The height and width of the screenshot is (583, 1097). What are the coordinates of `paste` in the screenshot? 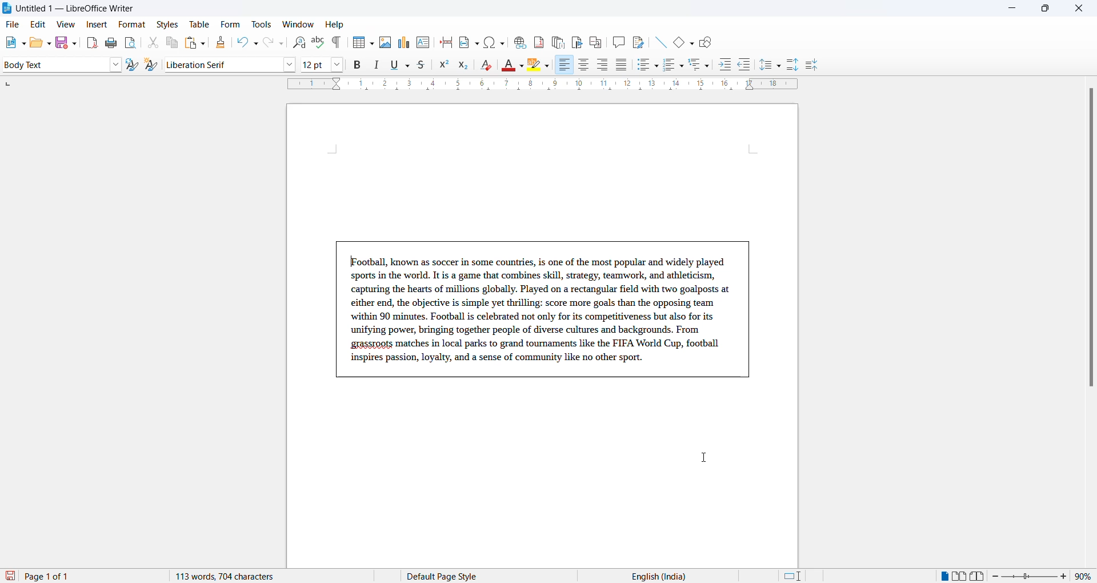 It's located at (193, 43).